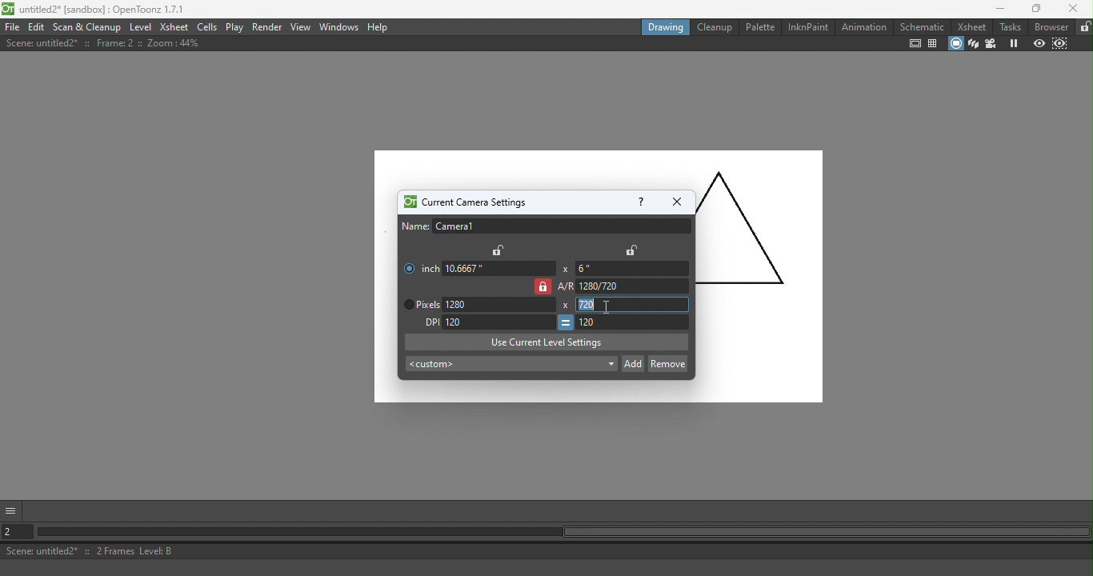 The image size is (1093, 576). Describe the element at coordinates (663, 26) in the screenshot. I see `Drawing` at that location.